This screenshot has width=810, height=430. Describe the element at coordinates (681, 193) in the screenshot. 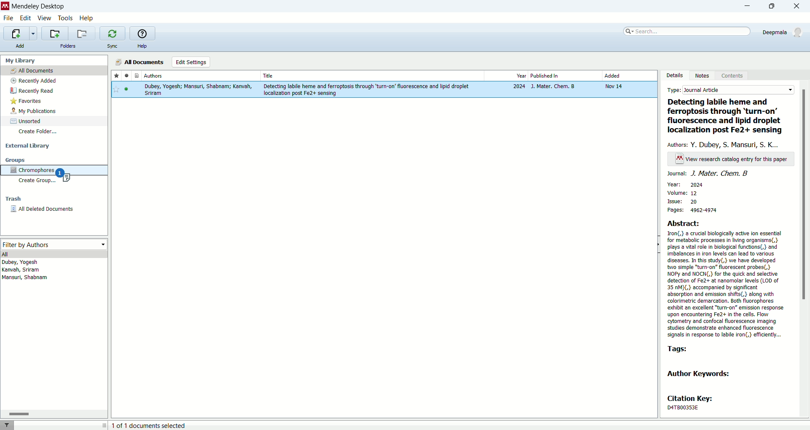

I see `volume: 12` at that location.